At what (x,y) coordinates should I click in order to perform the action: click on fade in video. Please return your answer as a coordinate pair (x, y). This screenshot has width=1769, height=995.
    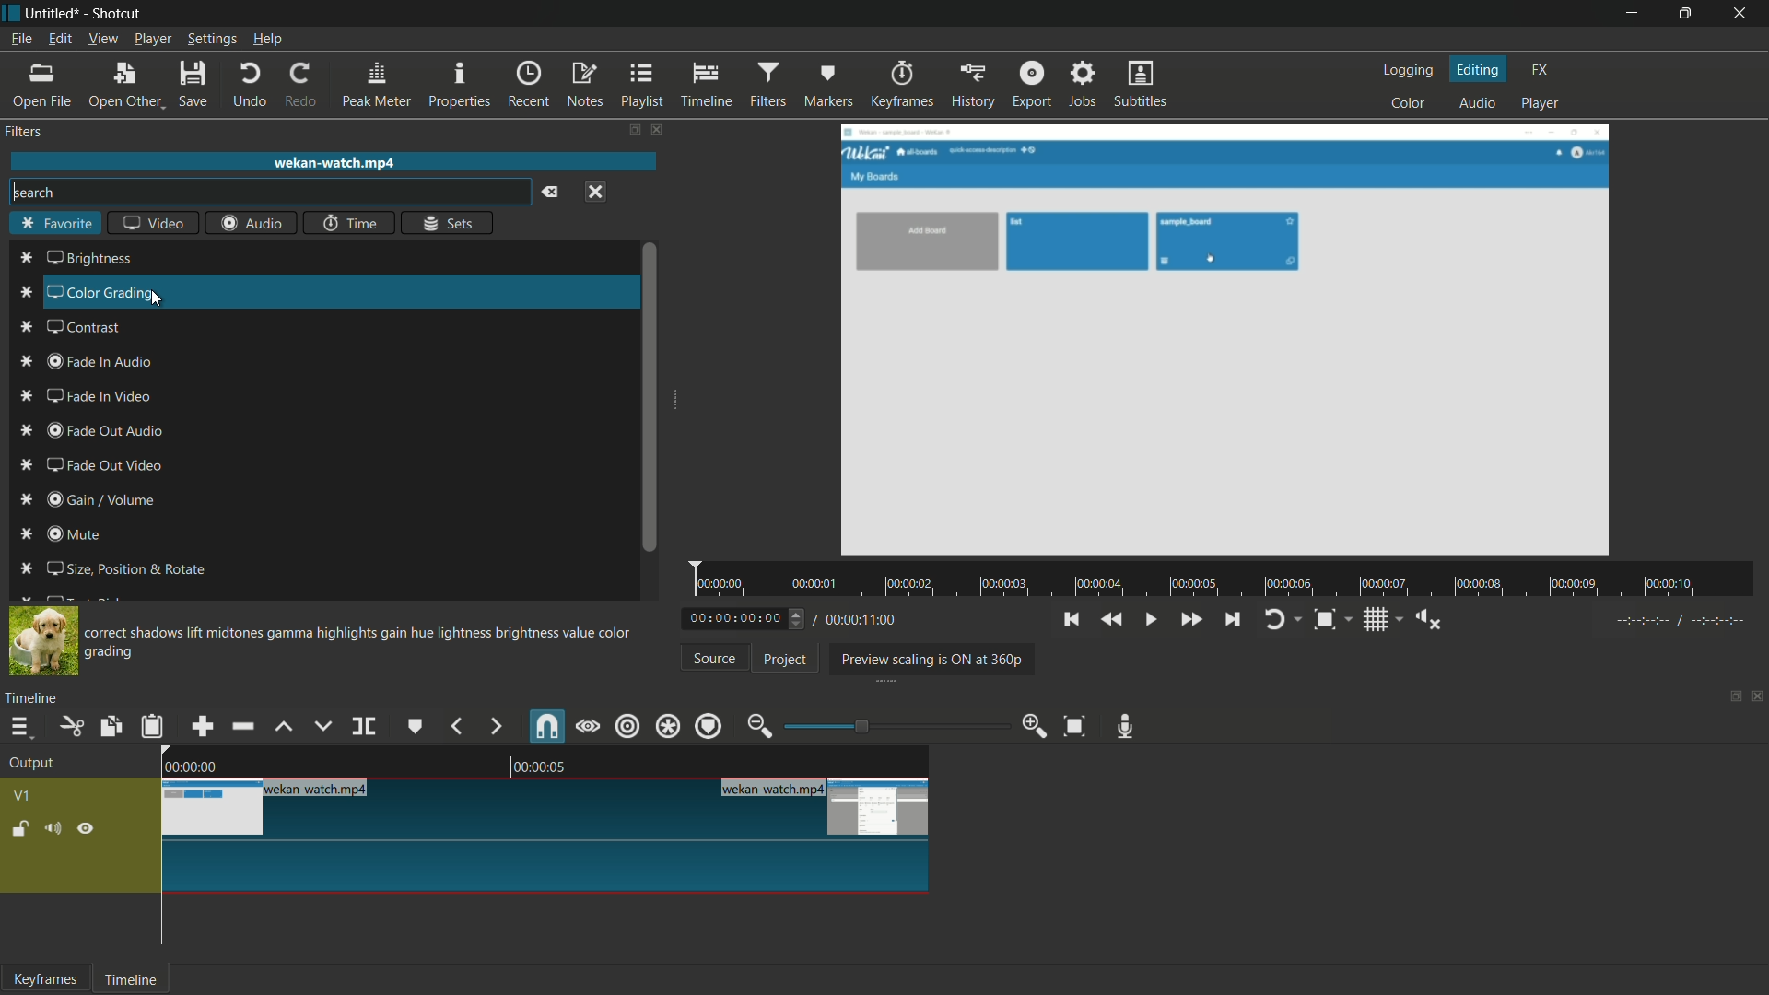
    Looking at the image, I should click on (88, 396).